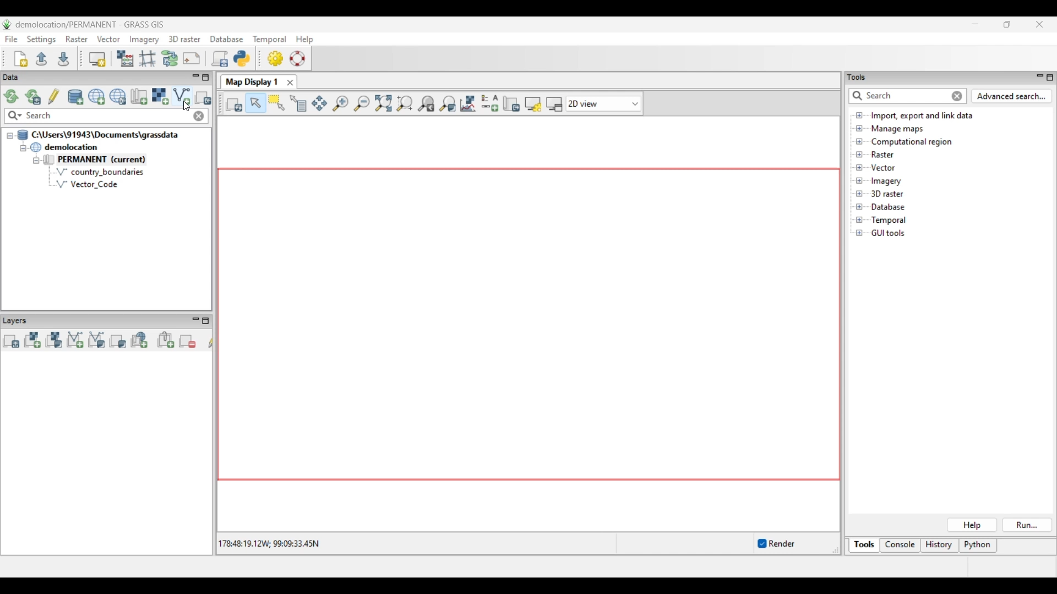 This screenshot has width=1057, height=594. Describe the element at coordinates (882, 155) in the screenshot. I see `Double click to see files under Raster` at that location.